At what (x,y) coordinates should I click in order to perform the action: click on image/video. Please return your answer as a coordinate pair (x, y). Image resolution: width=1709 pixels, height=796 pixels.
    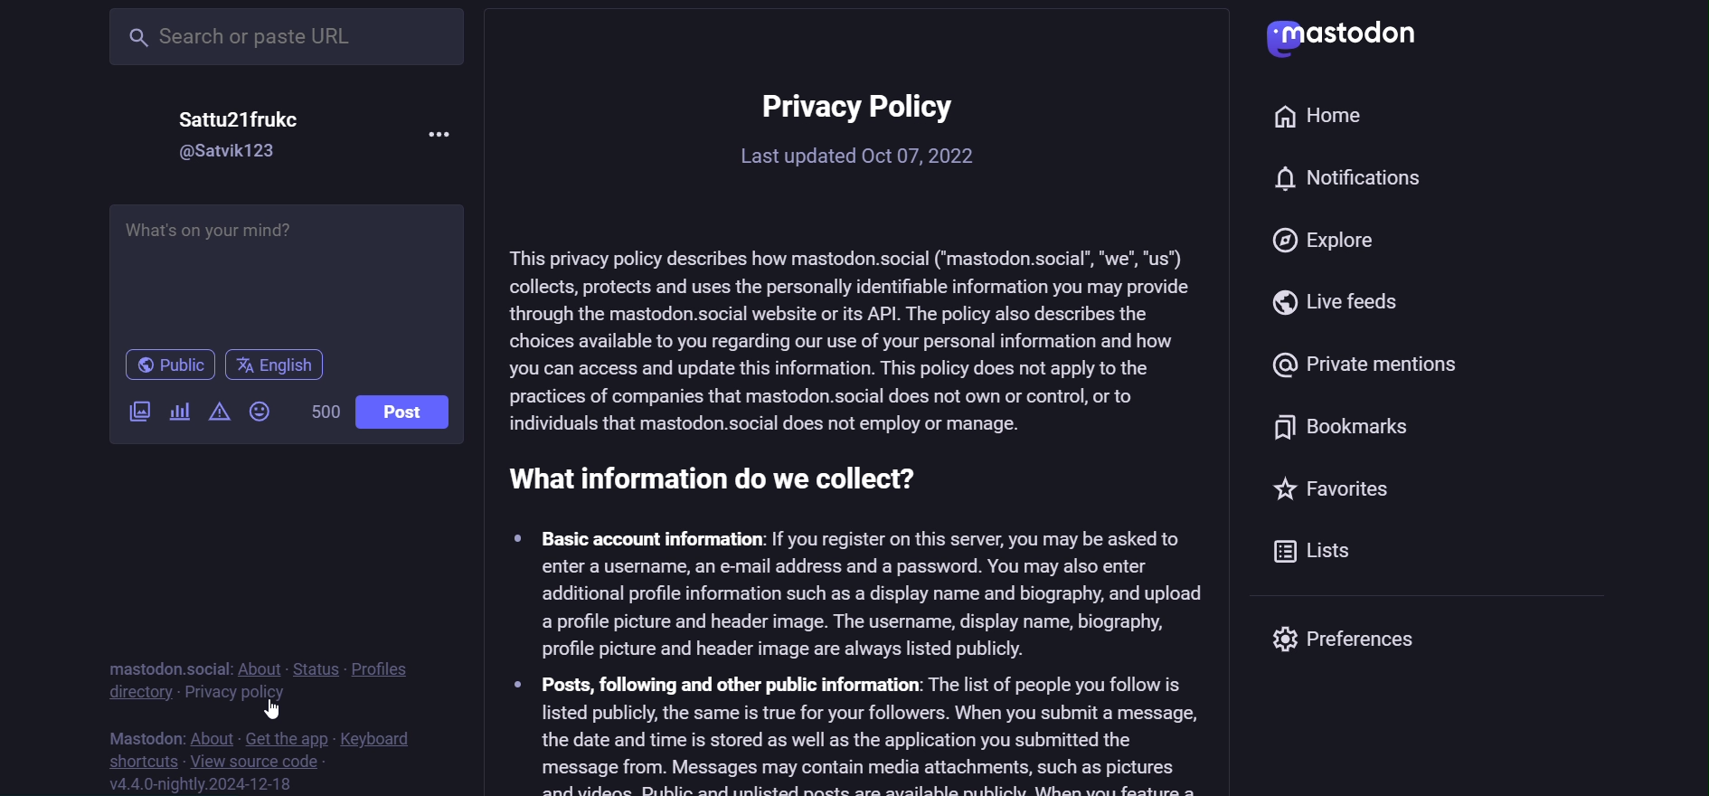
    Looking at the image, I should click on (141, 412).